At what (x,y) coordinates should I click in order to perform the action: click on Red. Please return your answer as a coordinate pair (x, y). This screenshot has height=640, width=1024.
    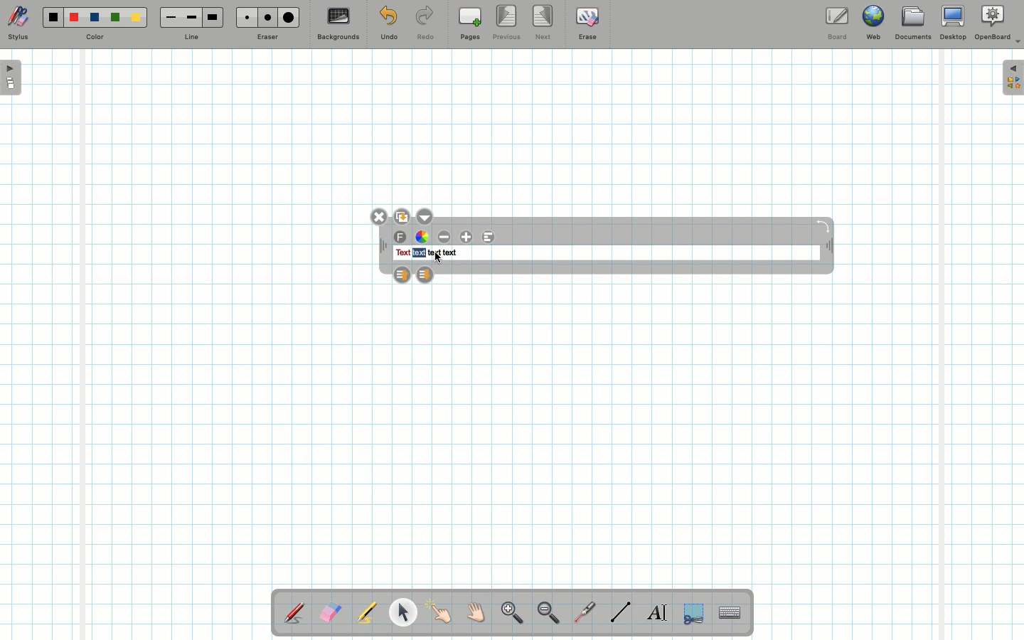
    Looking at the image, I should click on (75, 18).